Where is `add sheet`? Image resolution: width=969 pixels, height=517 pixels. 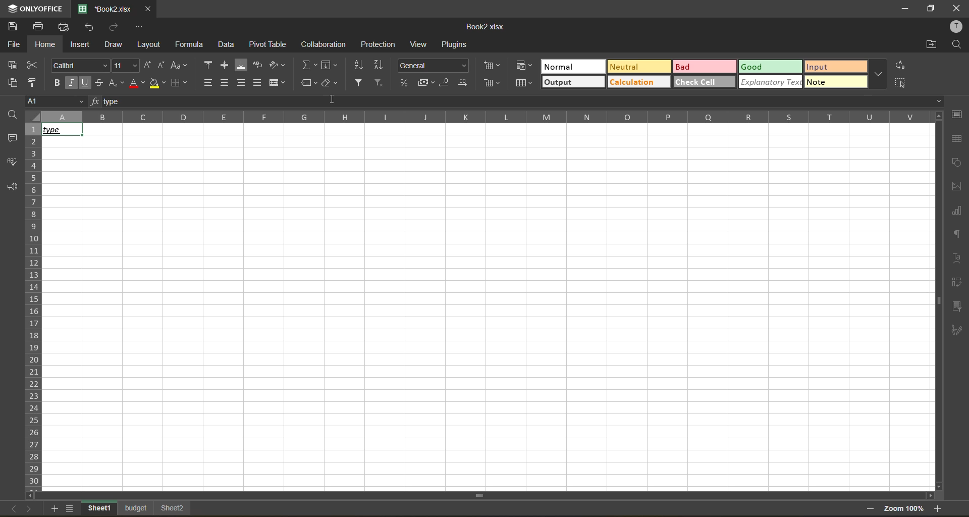 add sheet is located at coordinates (57, 509).